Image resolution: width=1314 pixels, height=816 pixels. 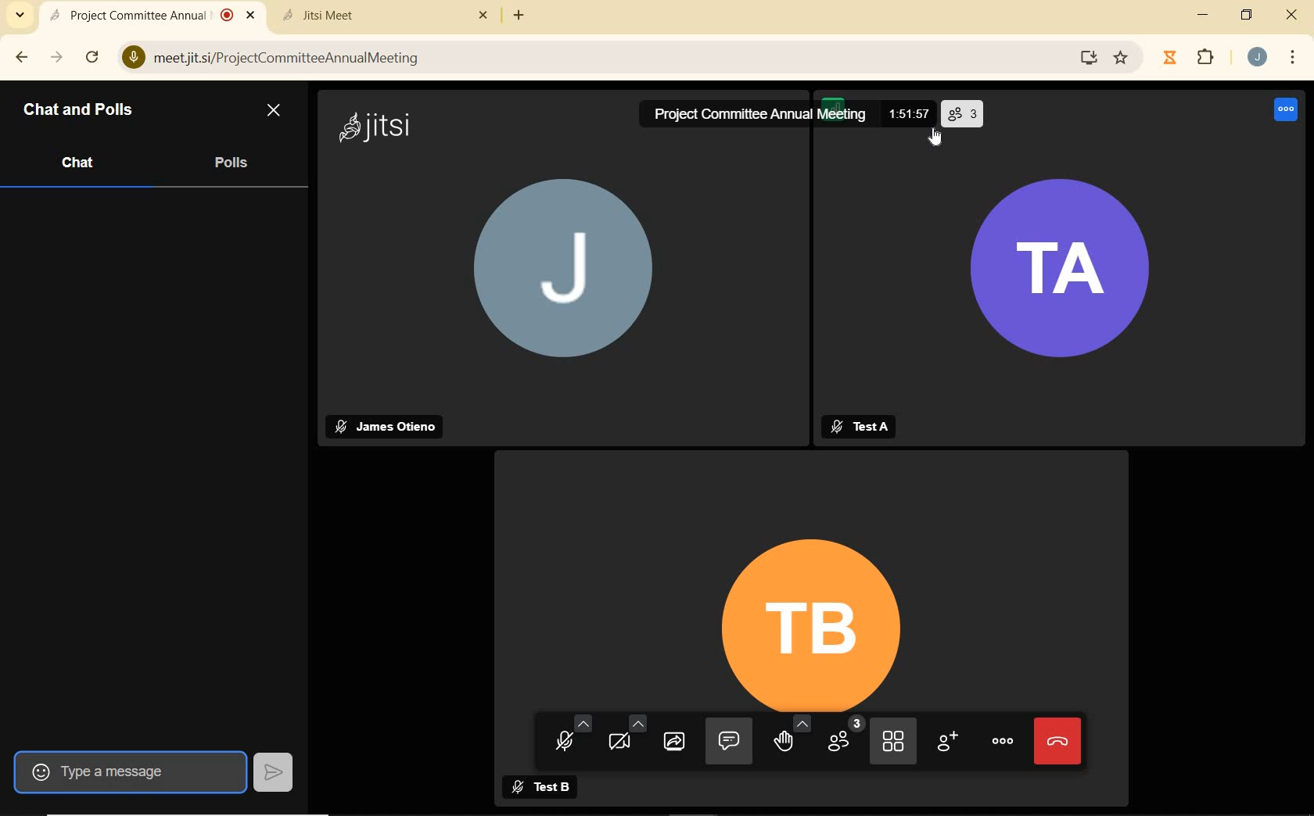 What do you see at coordinates (138, 16) in the screenshot?
I see `current open tab` at bounding box center [138, 16].